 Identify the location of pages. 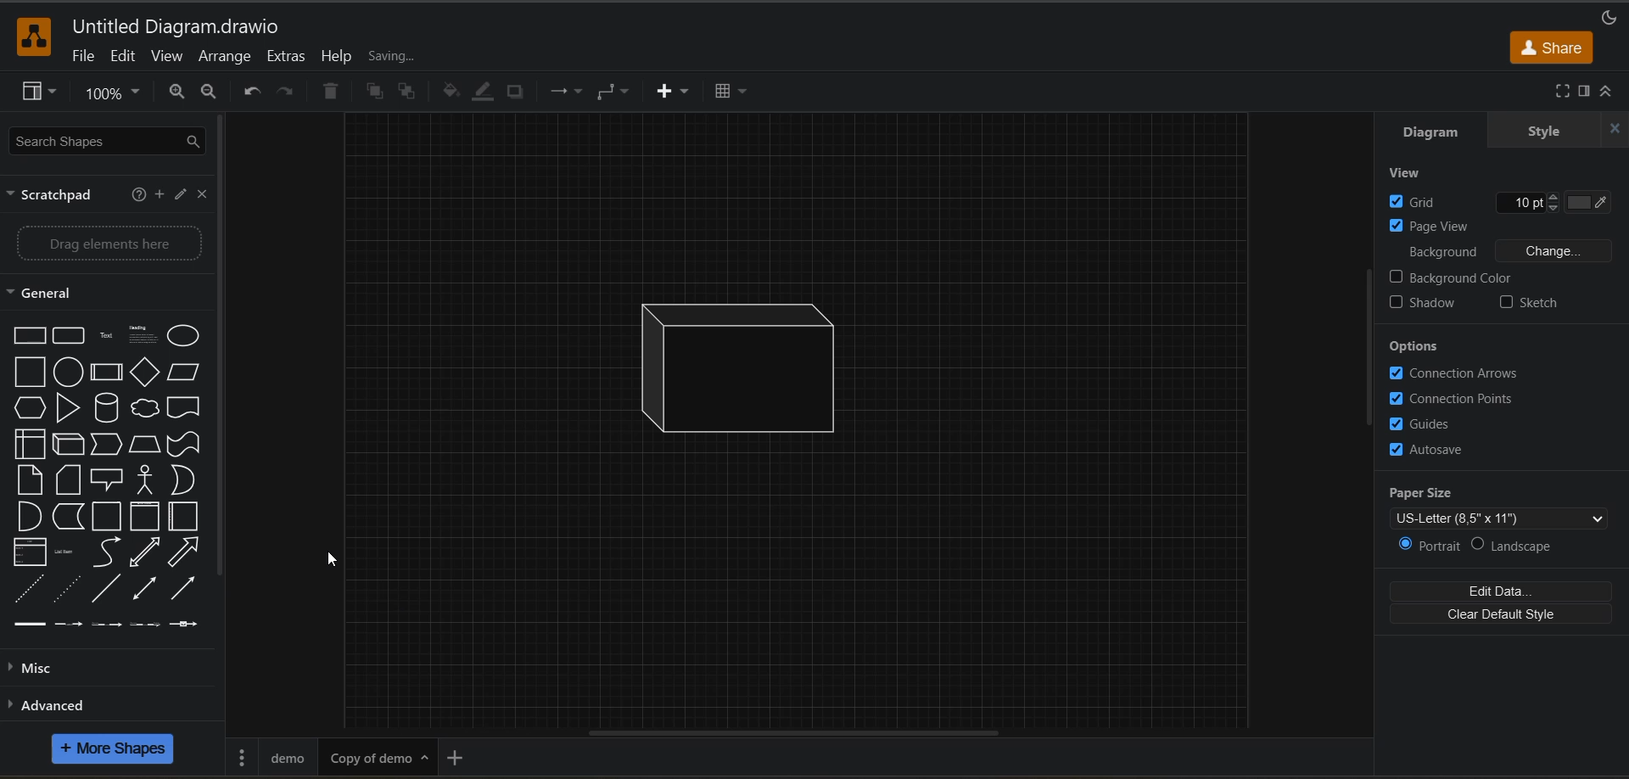
(242, 756).